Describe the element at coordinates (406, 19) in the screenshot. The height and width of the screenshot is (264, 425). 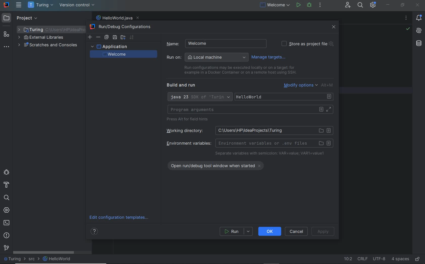
I see `recent files, tab actions` at that location.